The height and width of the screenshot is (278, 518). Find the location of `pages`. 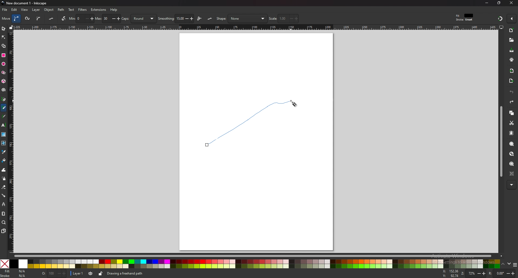

pages is located at coordinates (3, 231).